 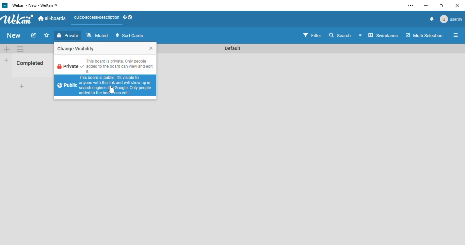 I want to click on all-boards, so click(x=53, y=19).